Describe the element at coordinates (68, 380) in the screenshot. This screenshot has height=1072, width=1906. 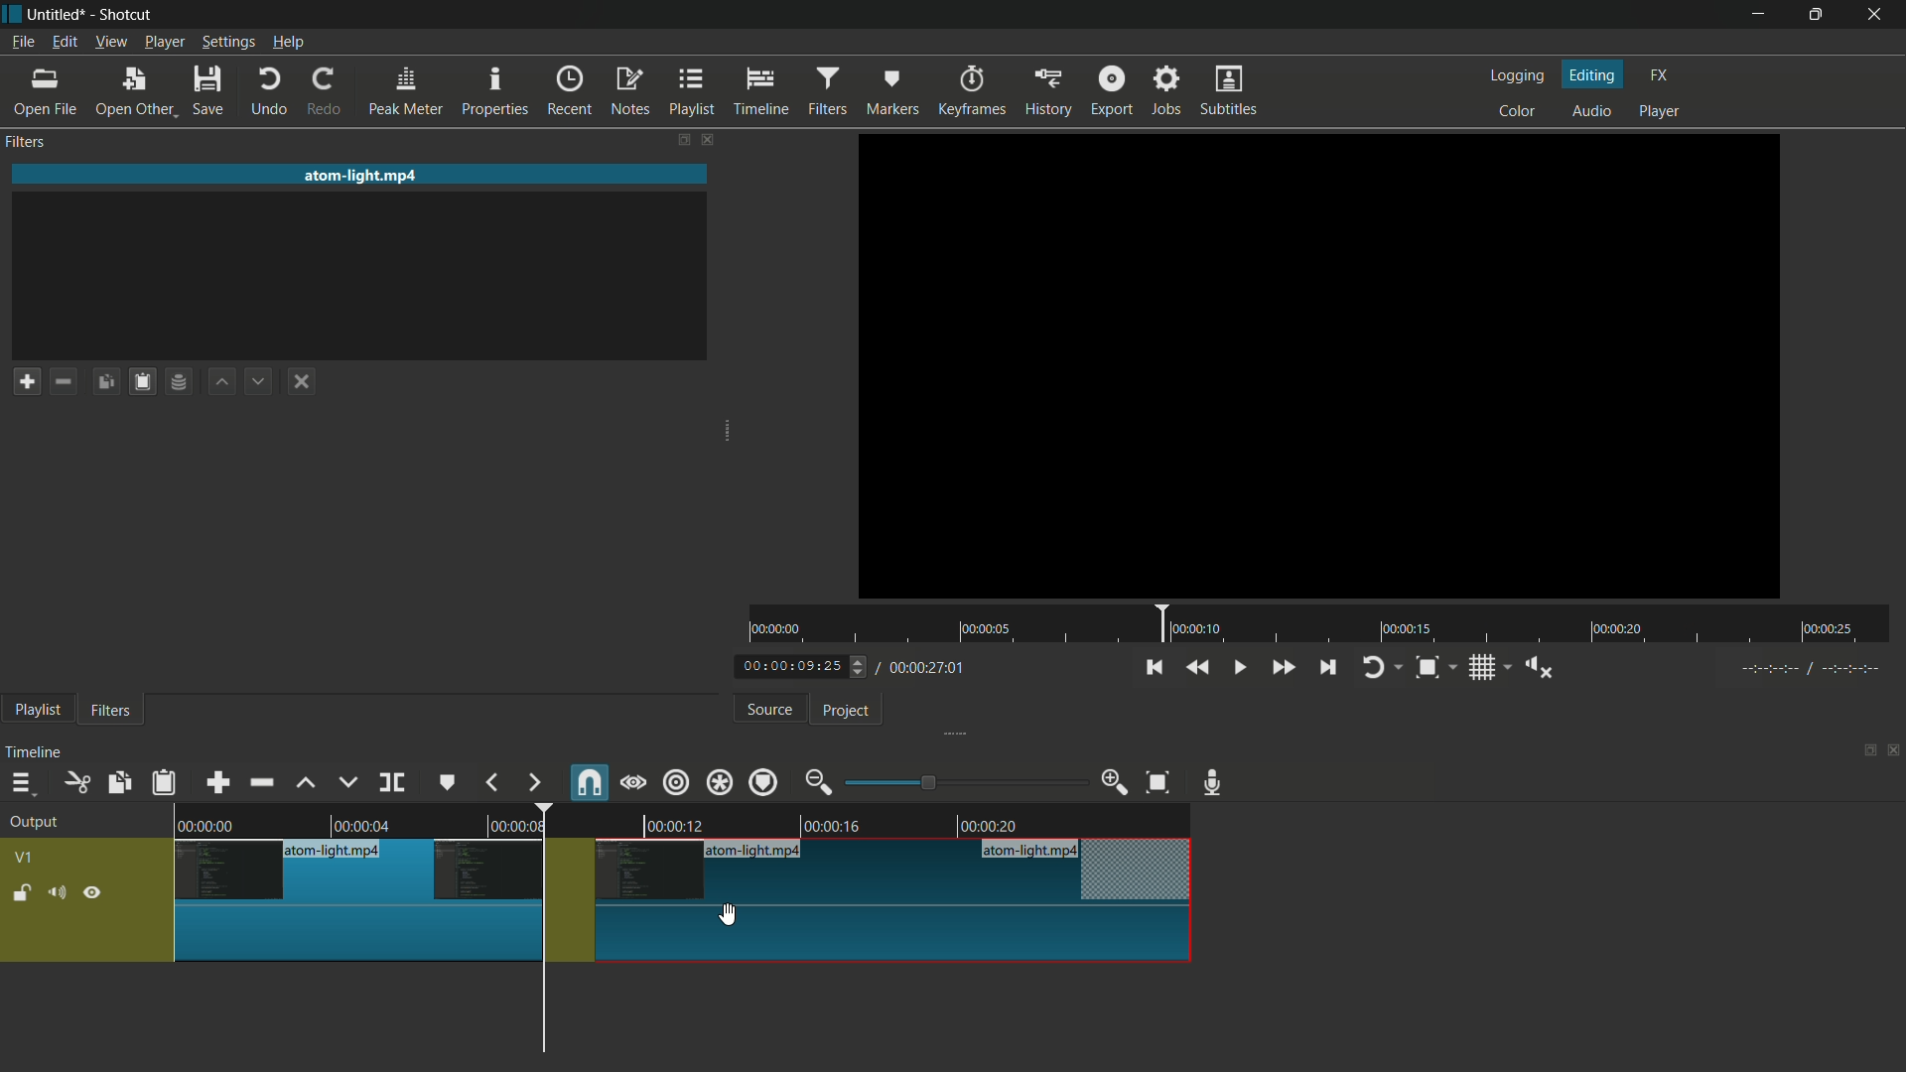
I see `remove a filter` at that location.